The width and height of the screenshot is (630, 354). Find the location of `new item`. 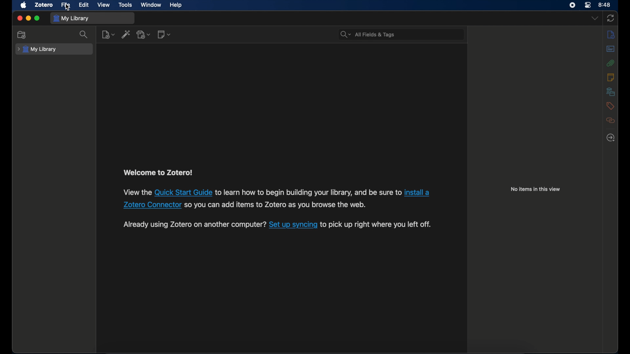

new item is located at coordinates (108, 34).